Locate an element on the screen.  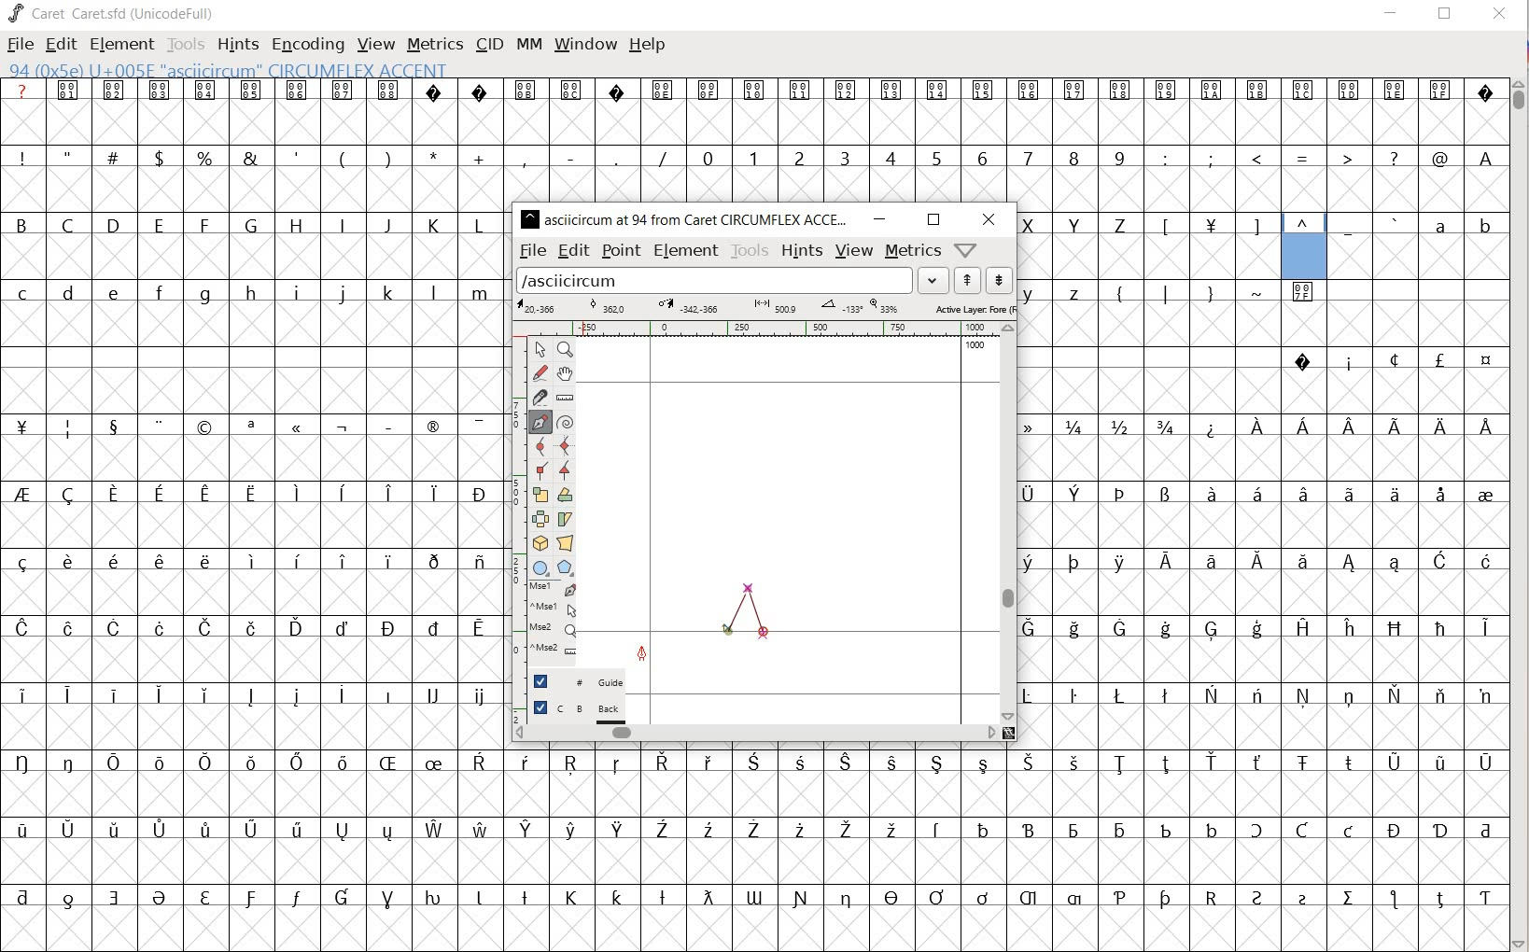
scrollbar is located at coordinates (753, 732).